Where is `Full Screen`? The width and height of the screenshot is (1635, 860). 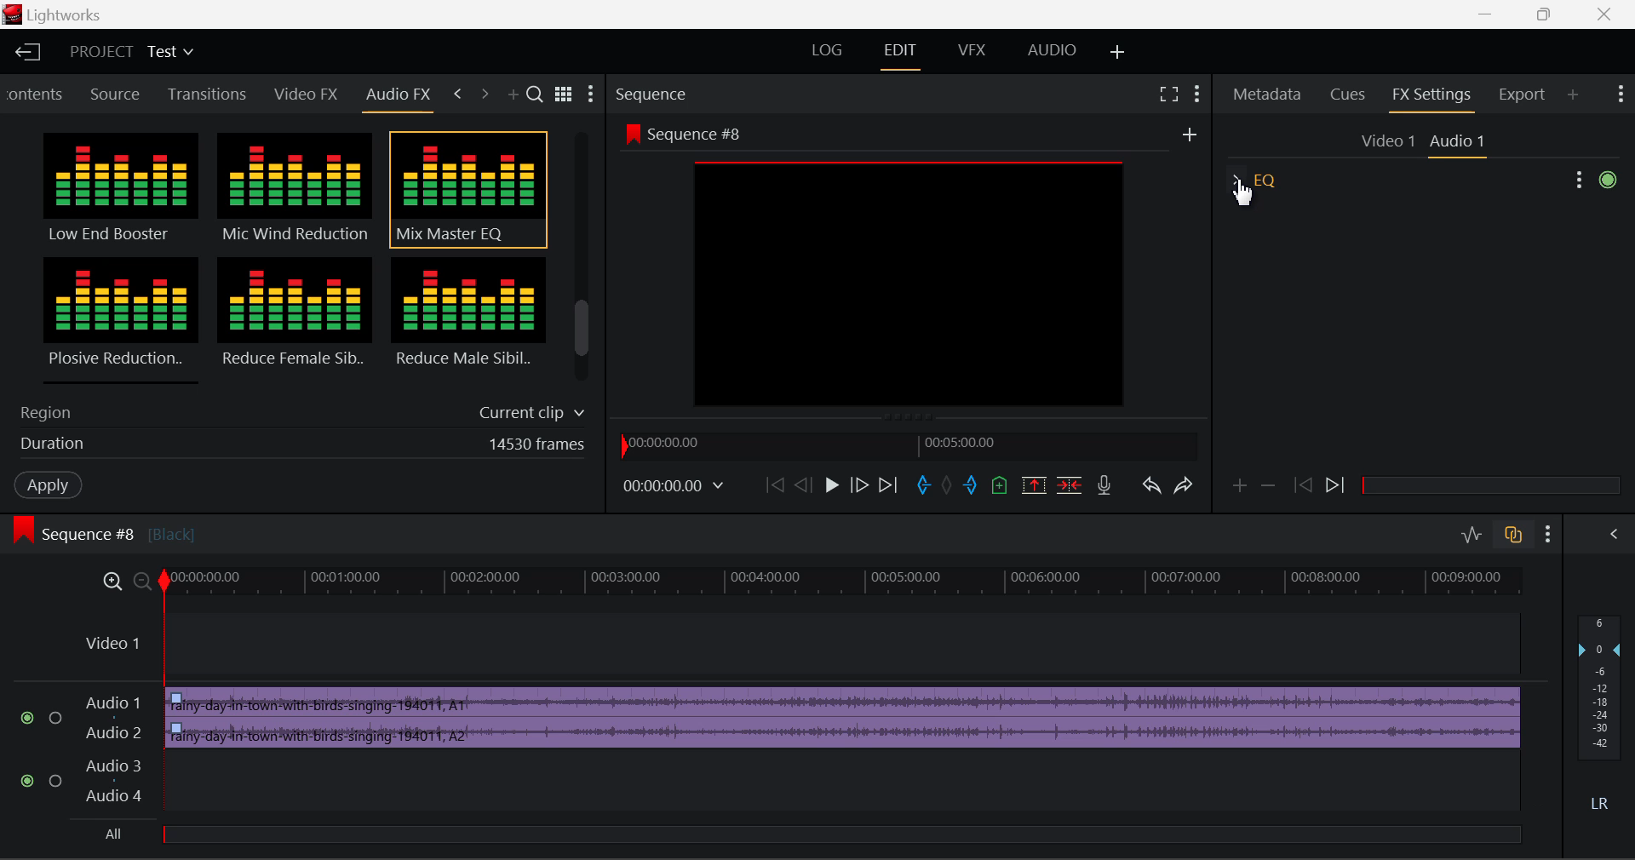
Full Screen is located at coordinates (1168, 94).